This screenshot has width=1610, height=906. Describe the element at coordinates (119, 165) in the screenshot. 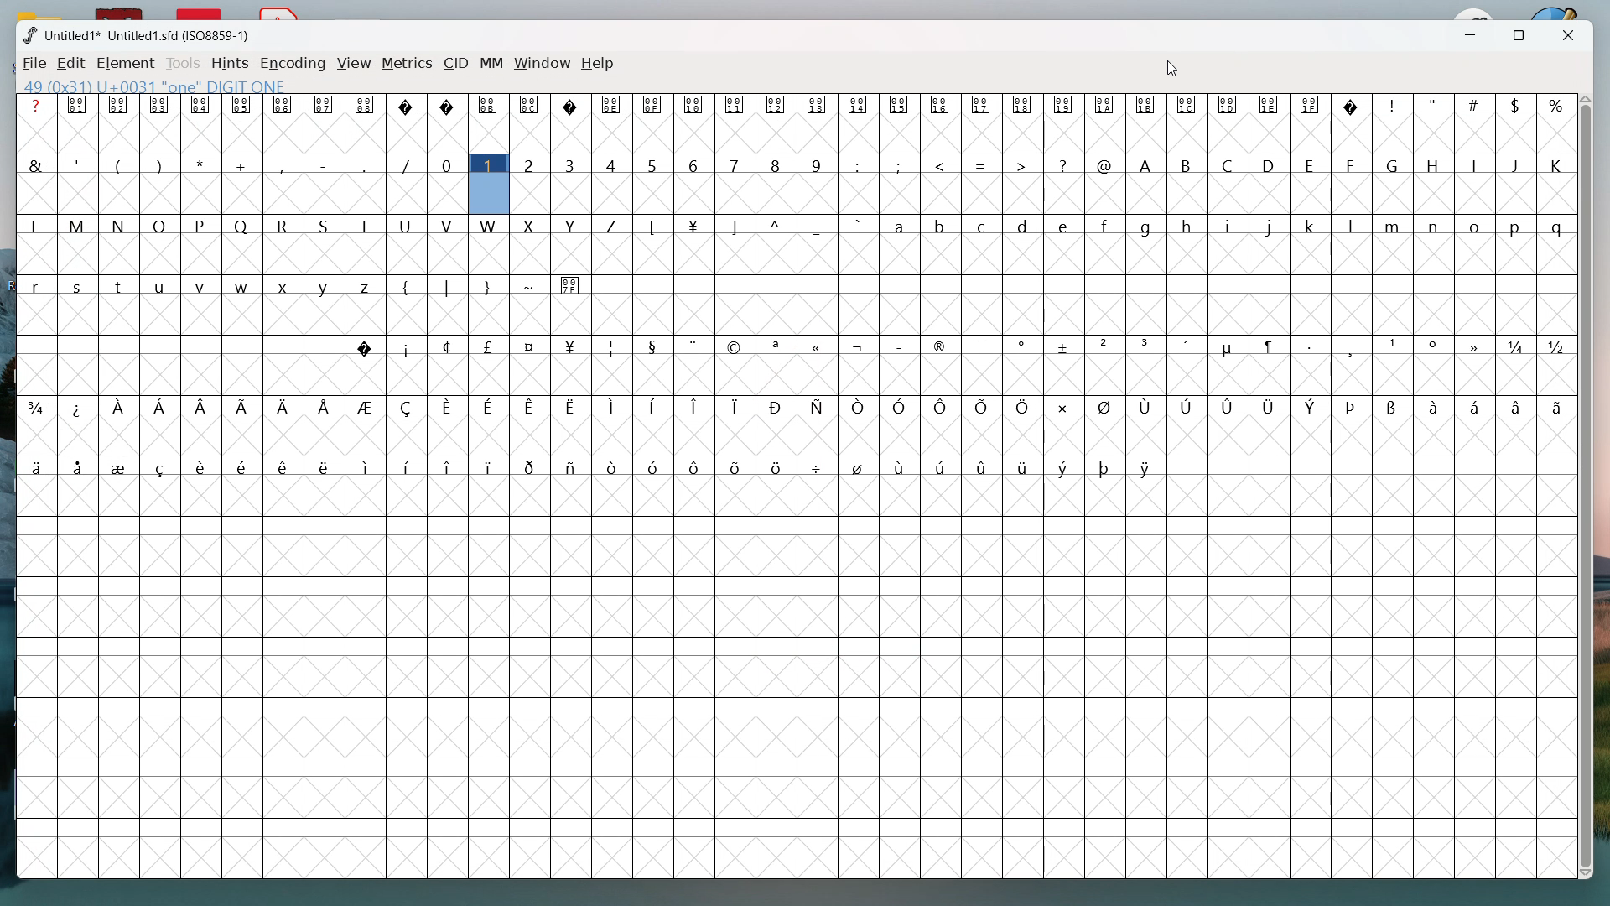

I see `(` at that location.